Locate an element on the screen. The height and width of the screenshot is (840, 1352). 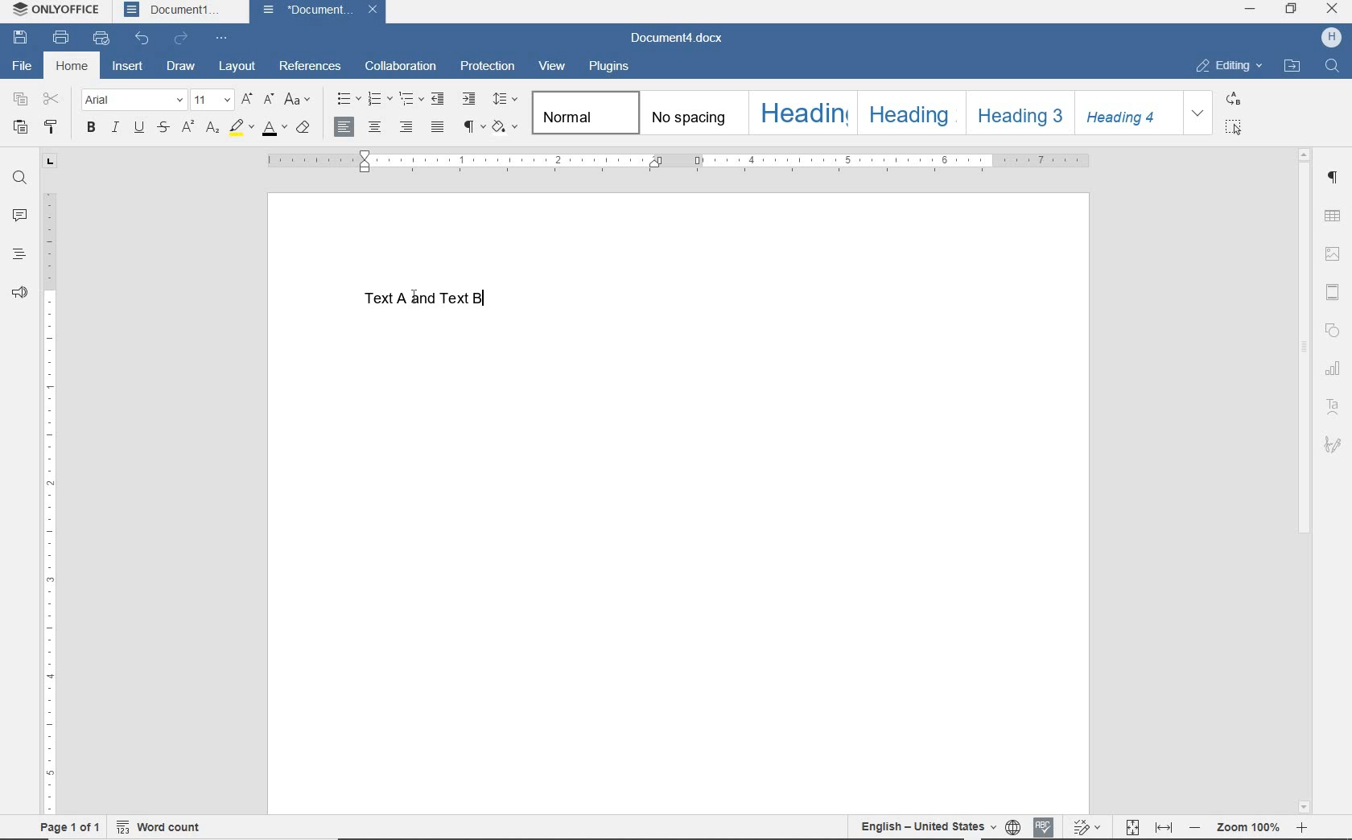
MULTILEVEL LIST is located at coordinates (411, 99).